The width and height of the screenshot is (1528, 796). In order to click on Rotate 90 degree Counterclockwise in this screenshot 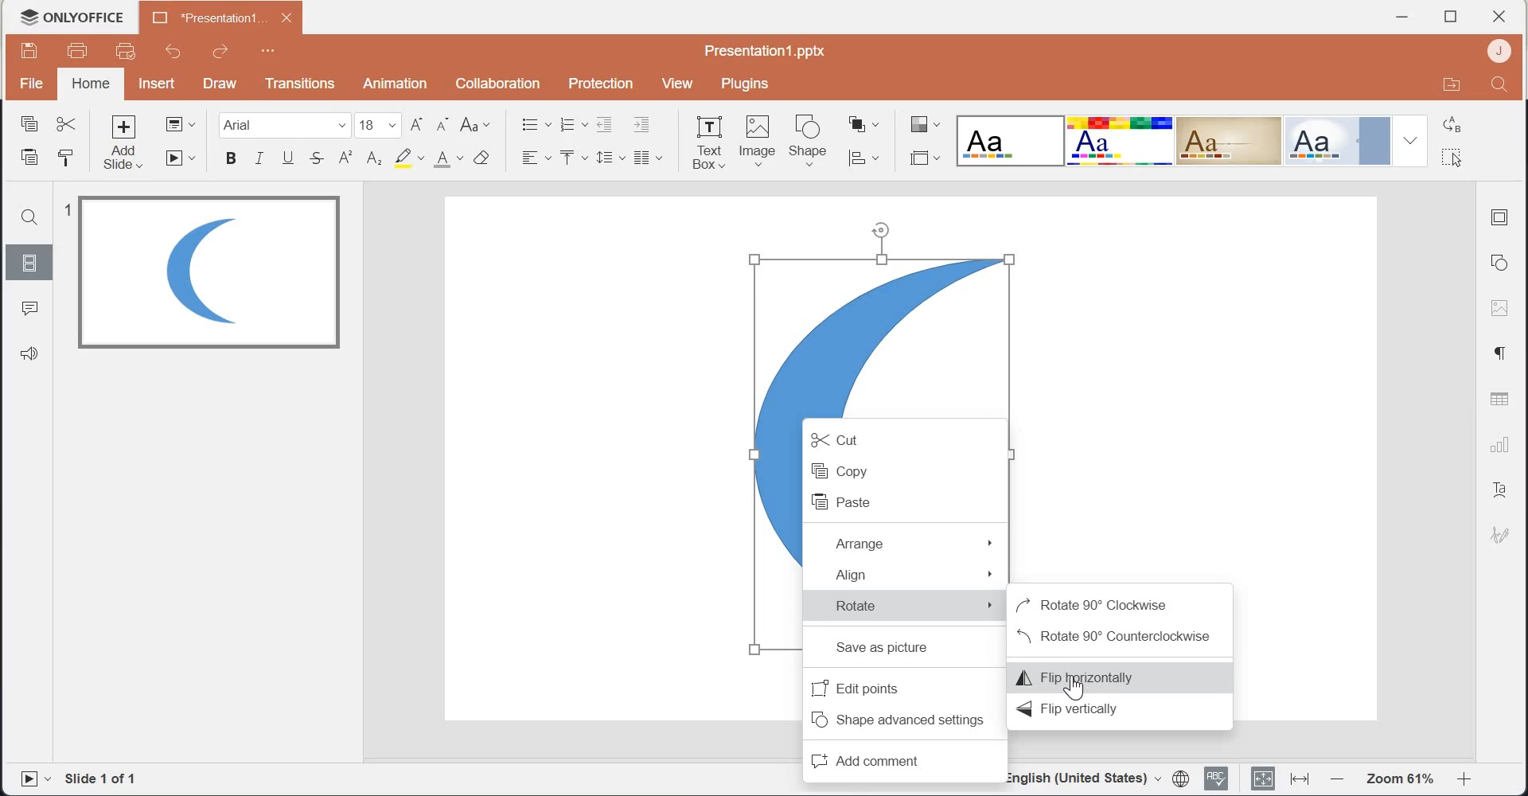, I will do `click(1117, 637)`.